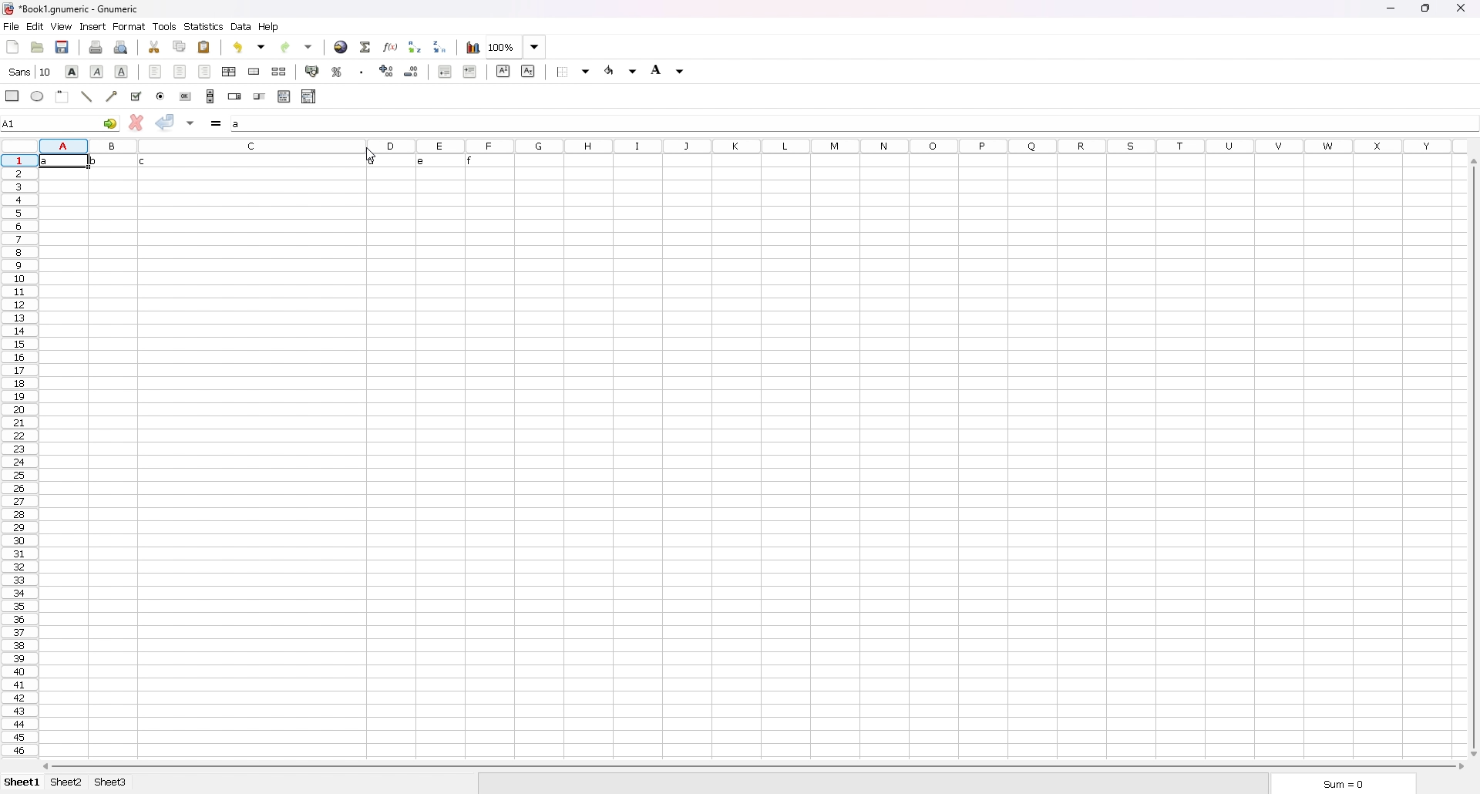 The image size is (1480, 794). What do you see at coordinates (472, 47) in the screenshot?
I see `chart` at bounding box center [472, 47].